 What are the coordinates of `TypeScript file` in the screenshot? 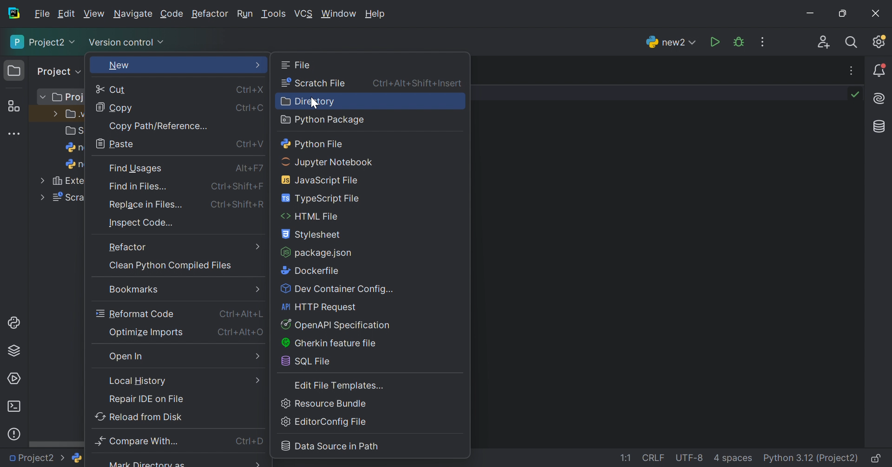 It's located at (321, 199).